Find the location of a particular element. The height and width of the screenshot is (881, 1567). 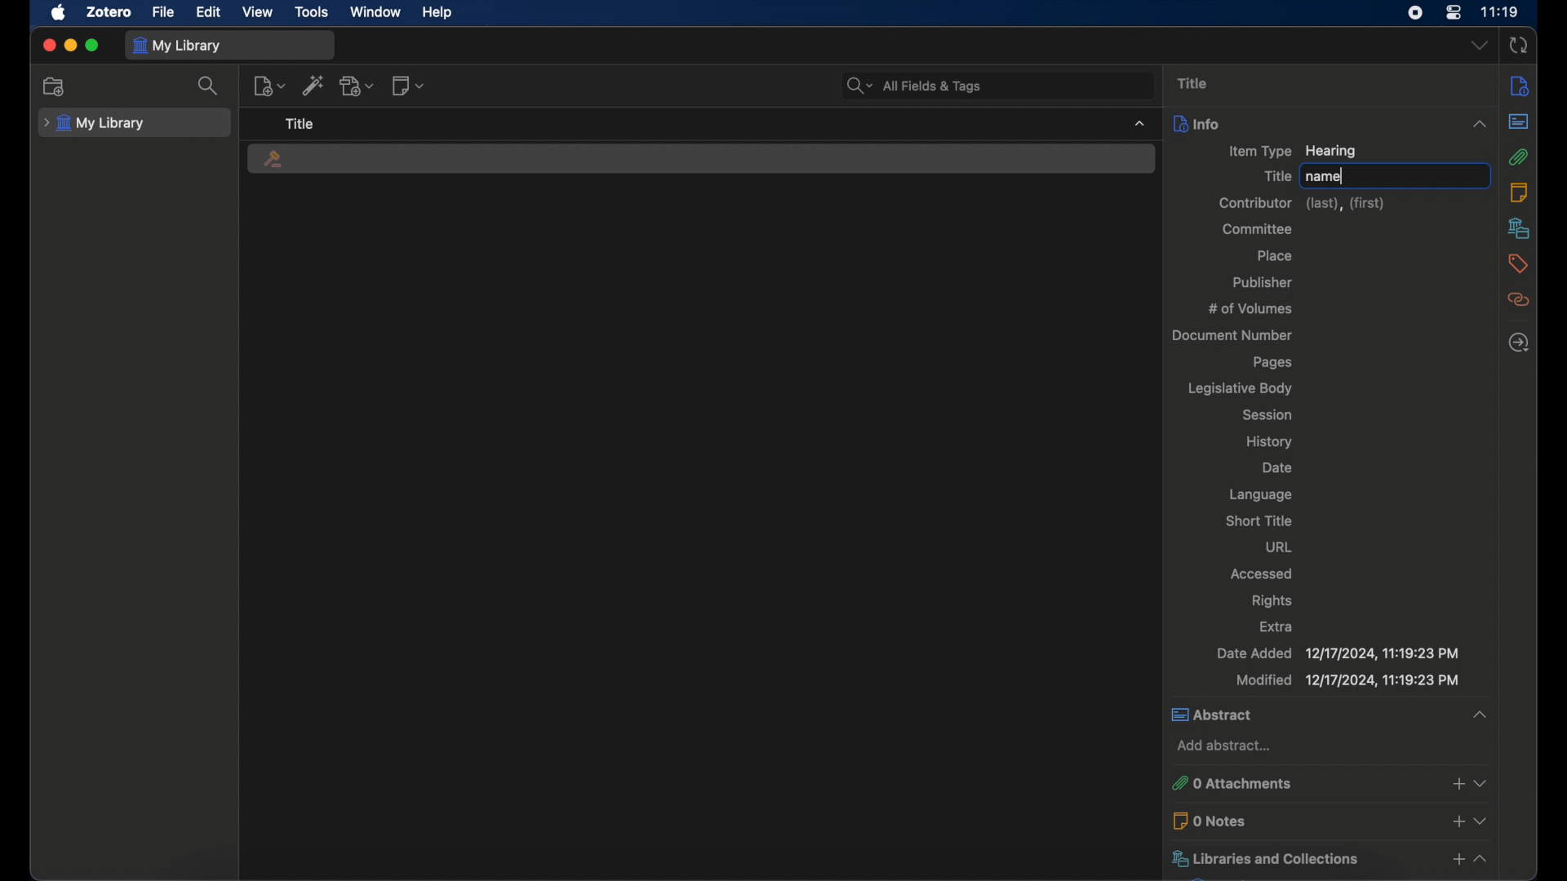

document number is located at coordinates (1234, 336).